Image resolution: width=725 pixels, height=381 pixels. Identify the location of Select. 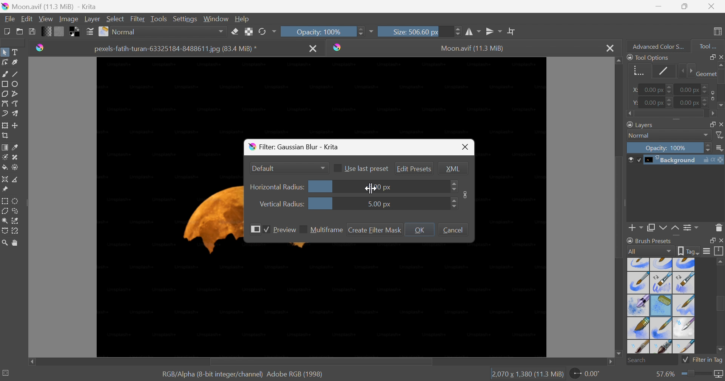
(116, 19).